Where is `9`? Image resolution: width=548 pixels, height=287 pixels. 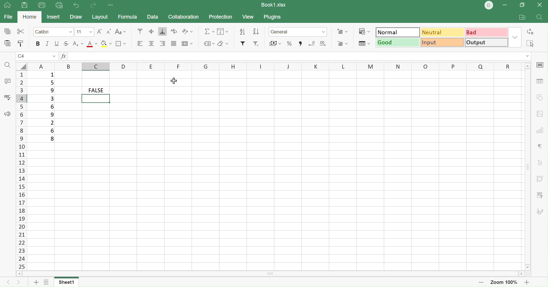 9 is located at coordinates (51, 90).